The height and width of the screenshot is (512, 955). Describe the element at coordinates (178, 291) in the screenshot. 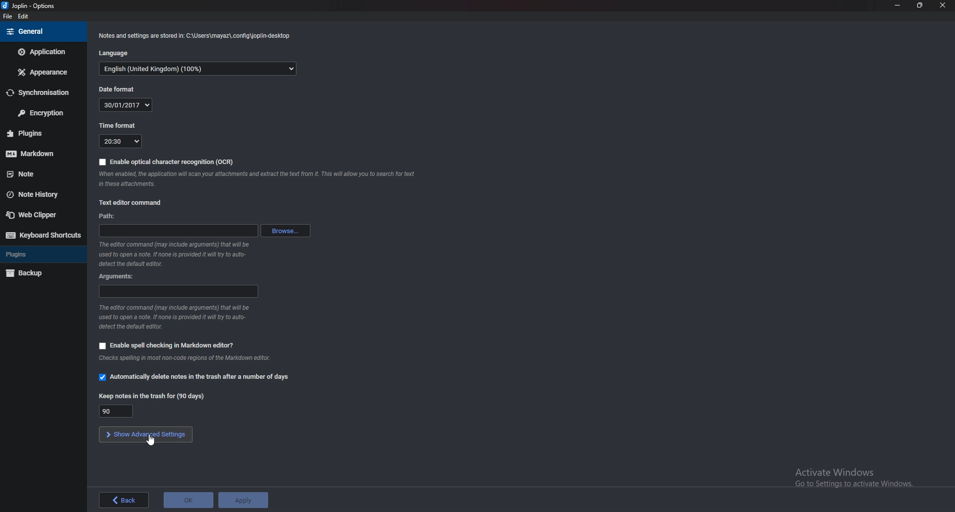

I see `arguments` at that location.